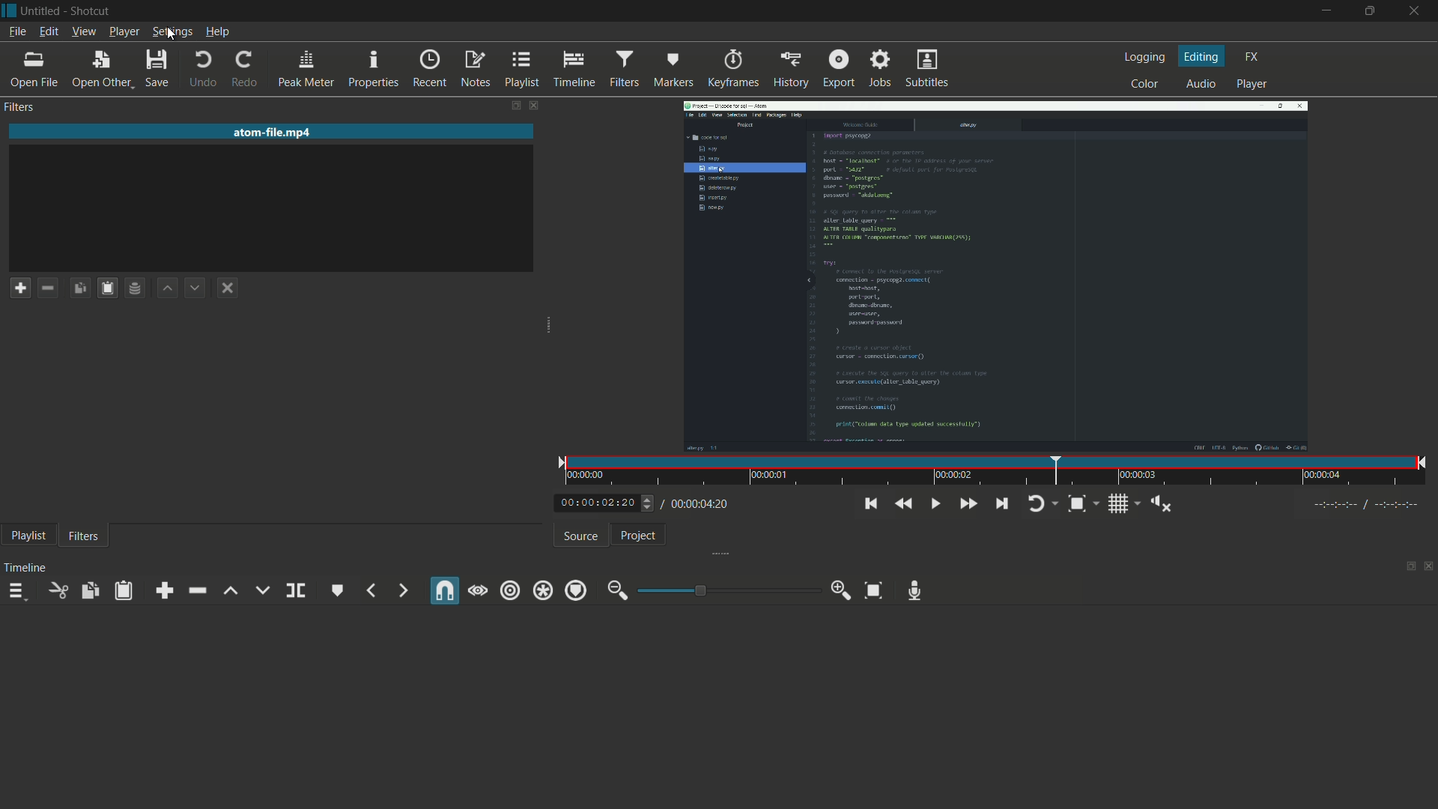 Image resolution: width=1438 pixels, height=809 pixels. Describe the element at coordinates (196, 591) in the screenshot. I see `ripple delete` at that location.